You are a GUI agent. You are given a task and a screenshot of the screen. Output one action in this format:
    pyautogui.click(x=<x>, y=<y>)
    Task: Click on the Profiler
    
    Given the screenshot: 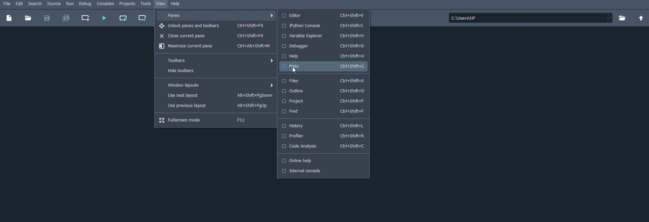 What is the action you would take?
    pyautogui.click(x=321, y=137)
    